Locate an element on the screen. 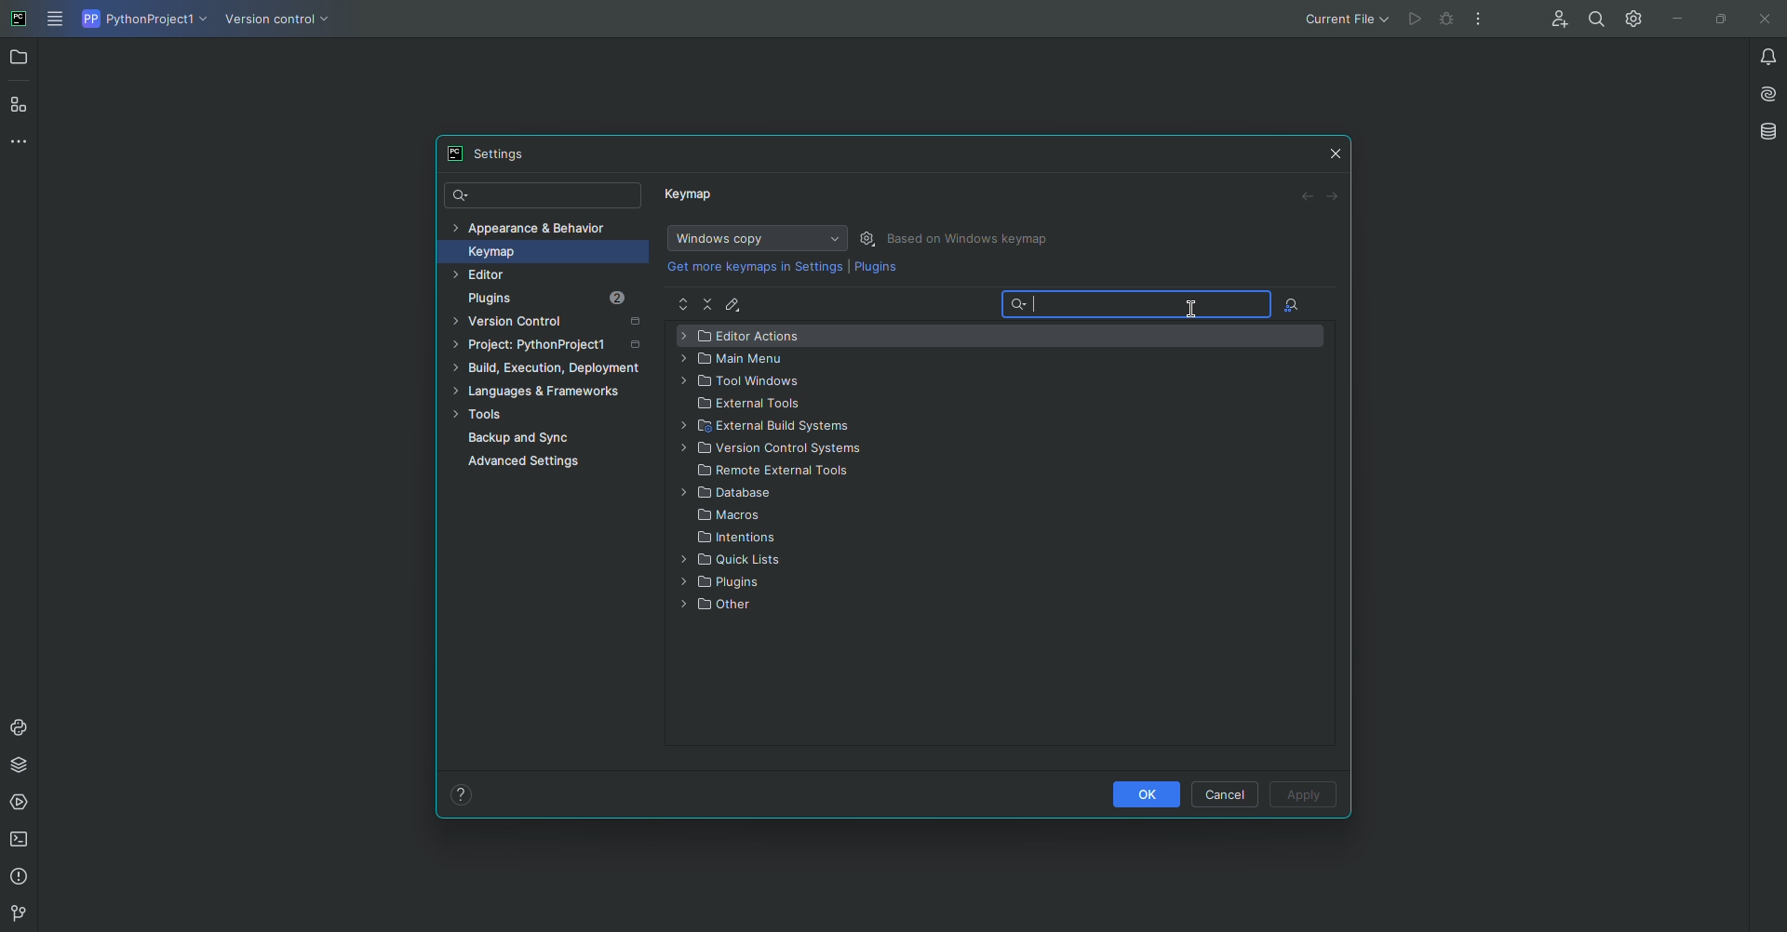 Image resolution: width=1787 pixels, height=932 pixels. Search is located at coordinates (1138, 307).